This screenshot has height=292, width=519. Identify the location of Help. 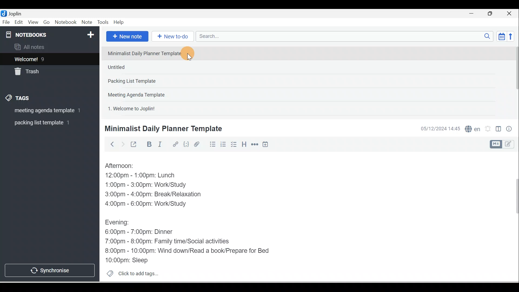
(119, 22).